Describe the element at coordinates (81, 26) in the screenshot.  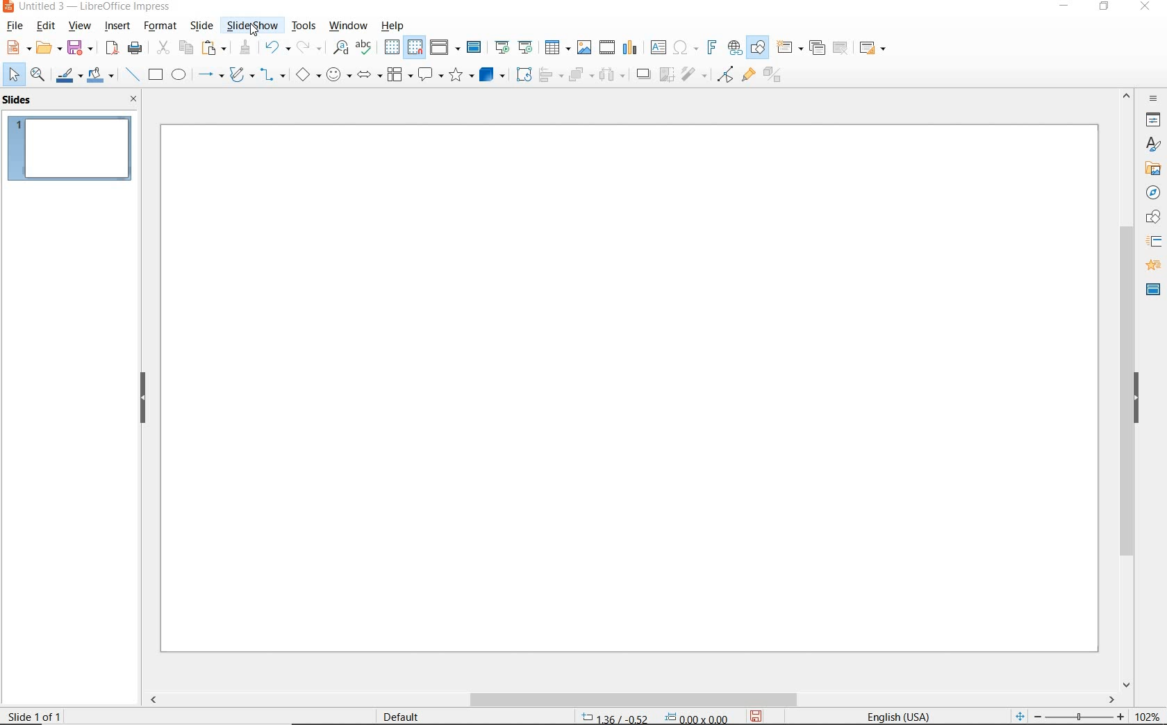
I see `VIEW` at that location.